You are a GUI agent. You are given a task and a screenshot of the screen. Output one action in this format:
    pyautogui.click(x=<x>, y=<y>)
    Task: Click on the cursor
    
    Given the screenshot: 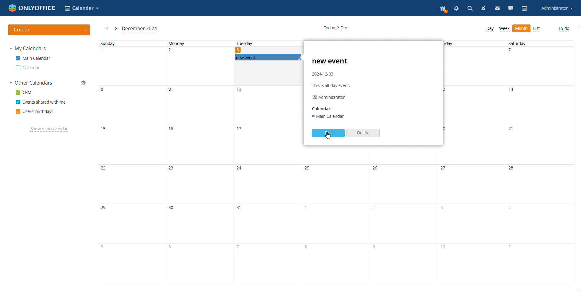 What is the action you would take?
    pyautogui.click(x=328, y=137)
    